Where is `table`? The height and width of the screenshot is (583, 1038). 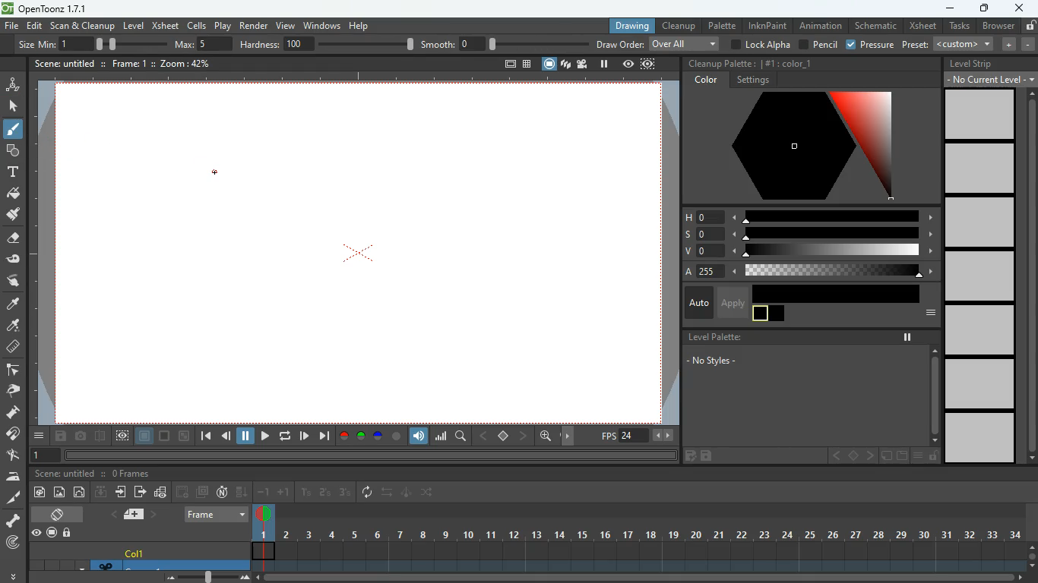 table is located at coordinates (527, 65).